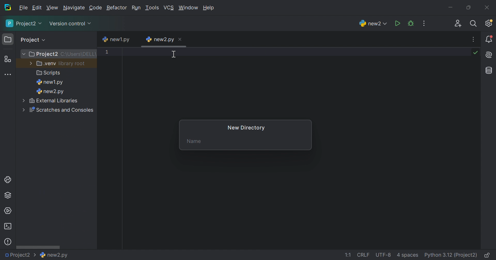 The width and height of the screenshot is (496, 260). Describe the element at coordinates (116, 40) in the screenshot. I see `new1.py` at that location.